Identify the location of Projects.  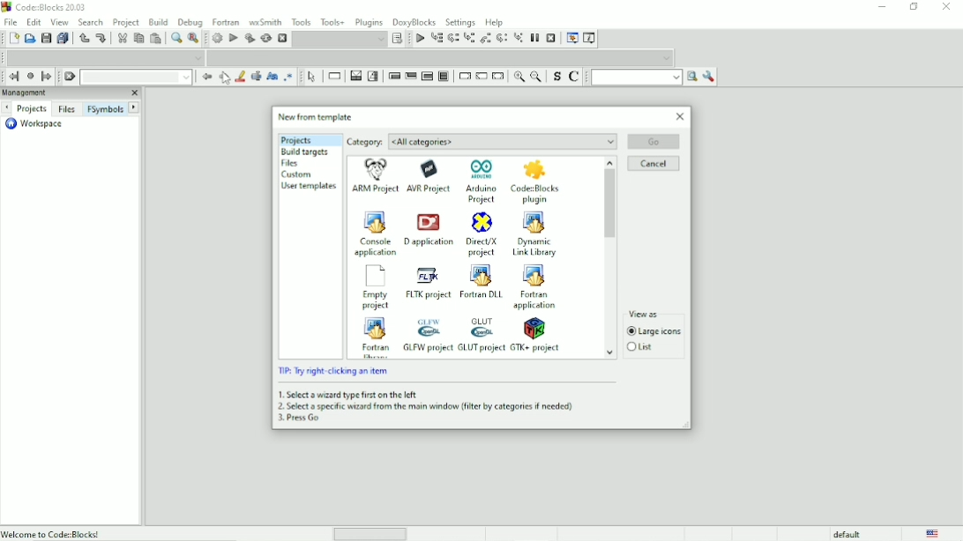
(295, 140).